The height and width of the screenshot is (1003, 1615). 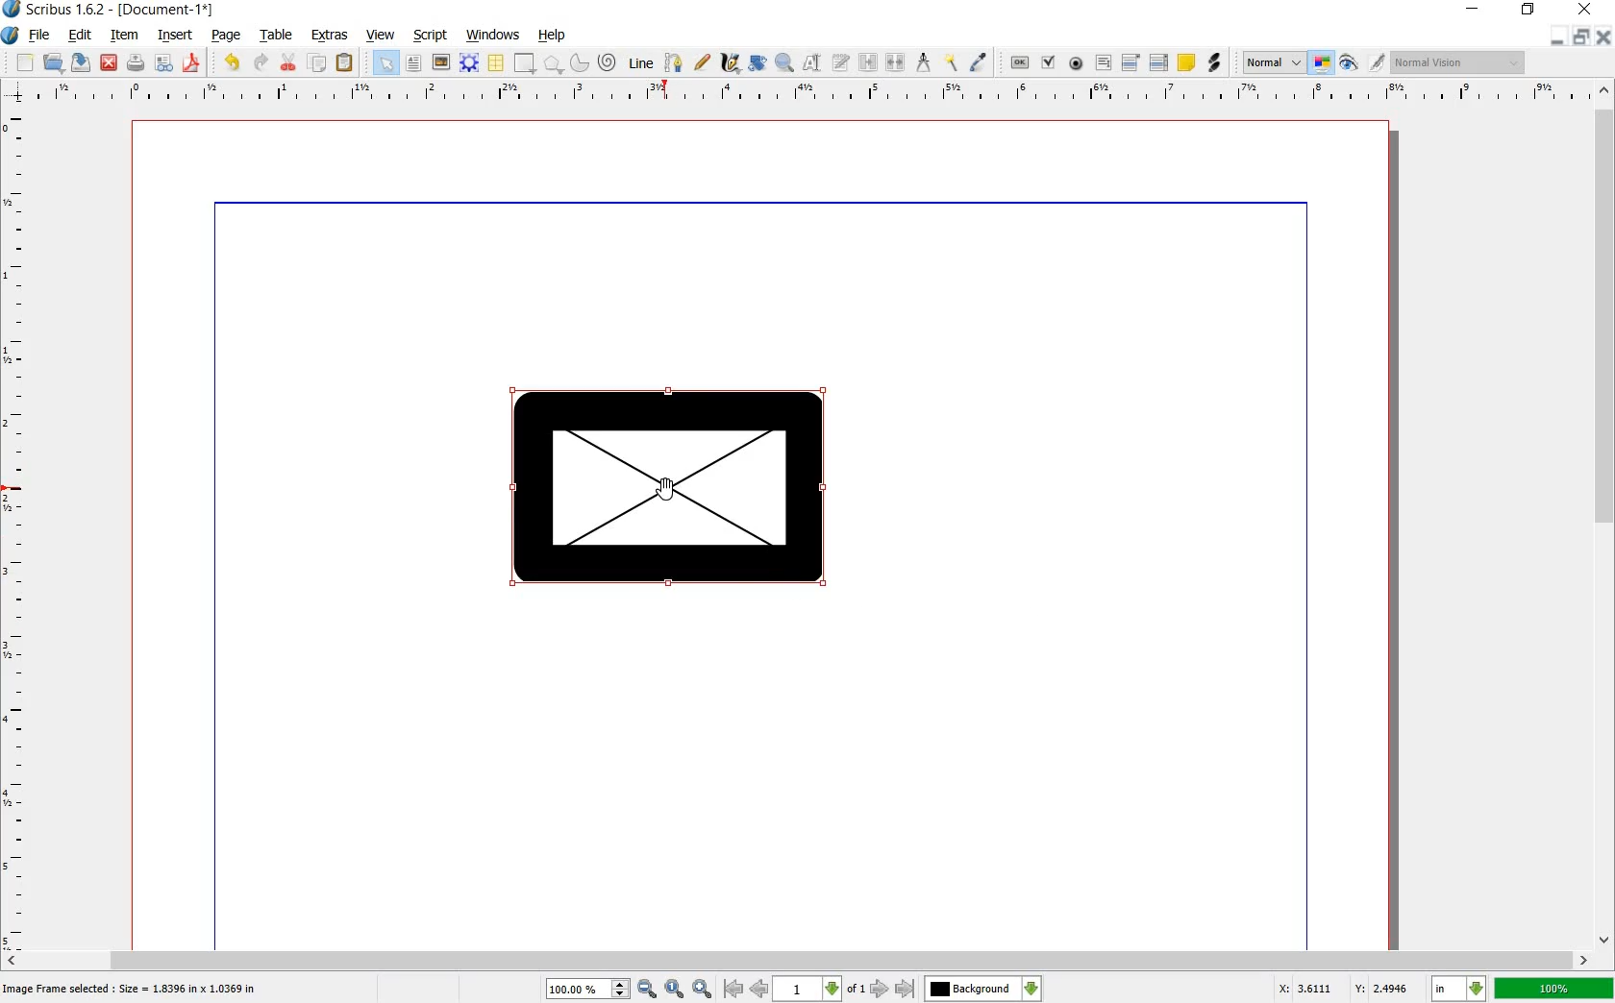 What do you see at coordinates (345, 63) in the screenshot?
I see `paste` at bounding box center [345, 63].